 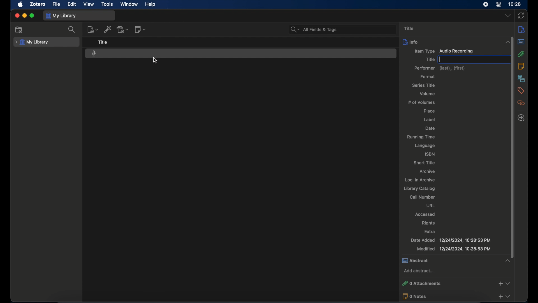 What do you see at coordinates (486, 4) in the screenshot?
I see `screen recorder` at bounding box center [486, 4].